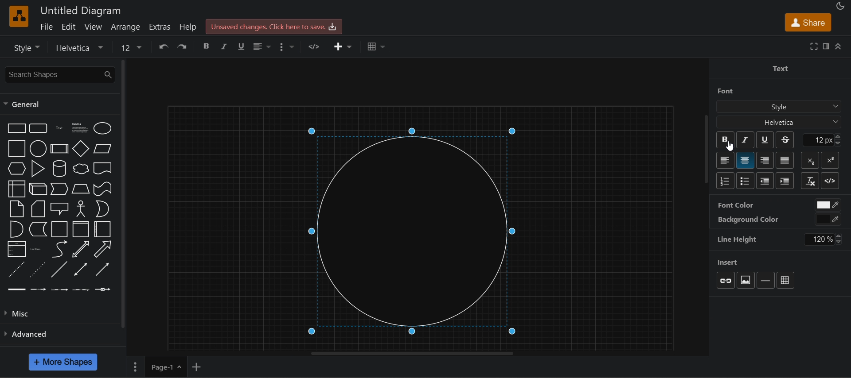  What do you see at coordinates (753, 221) in the screenshot?
I see `background color ` at bounding box center [753, 221].